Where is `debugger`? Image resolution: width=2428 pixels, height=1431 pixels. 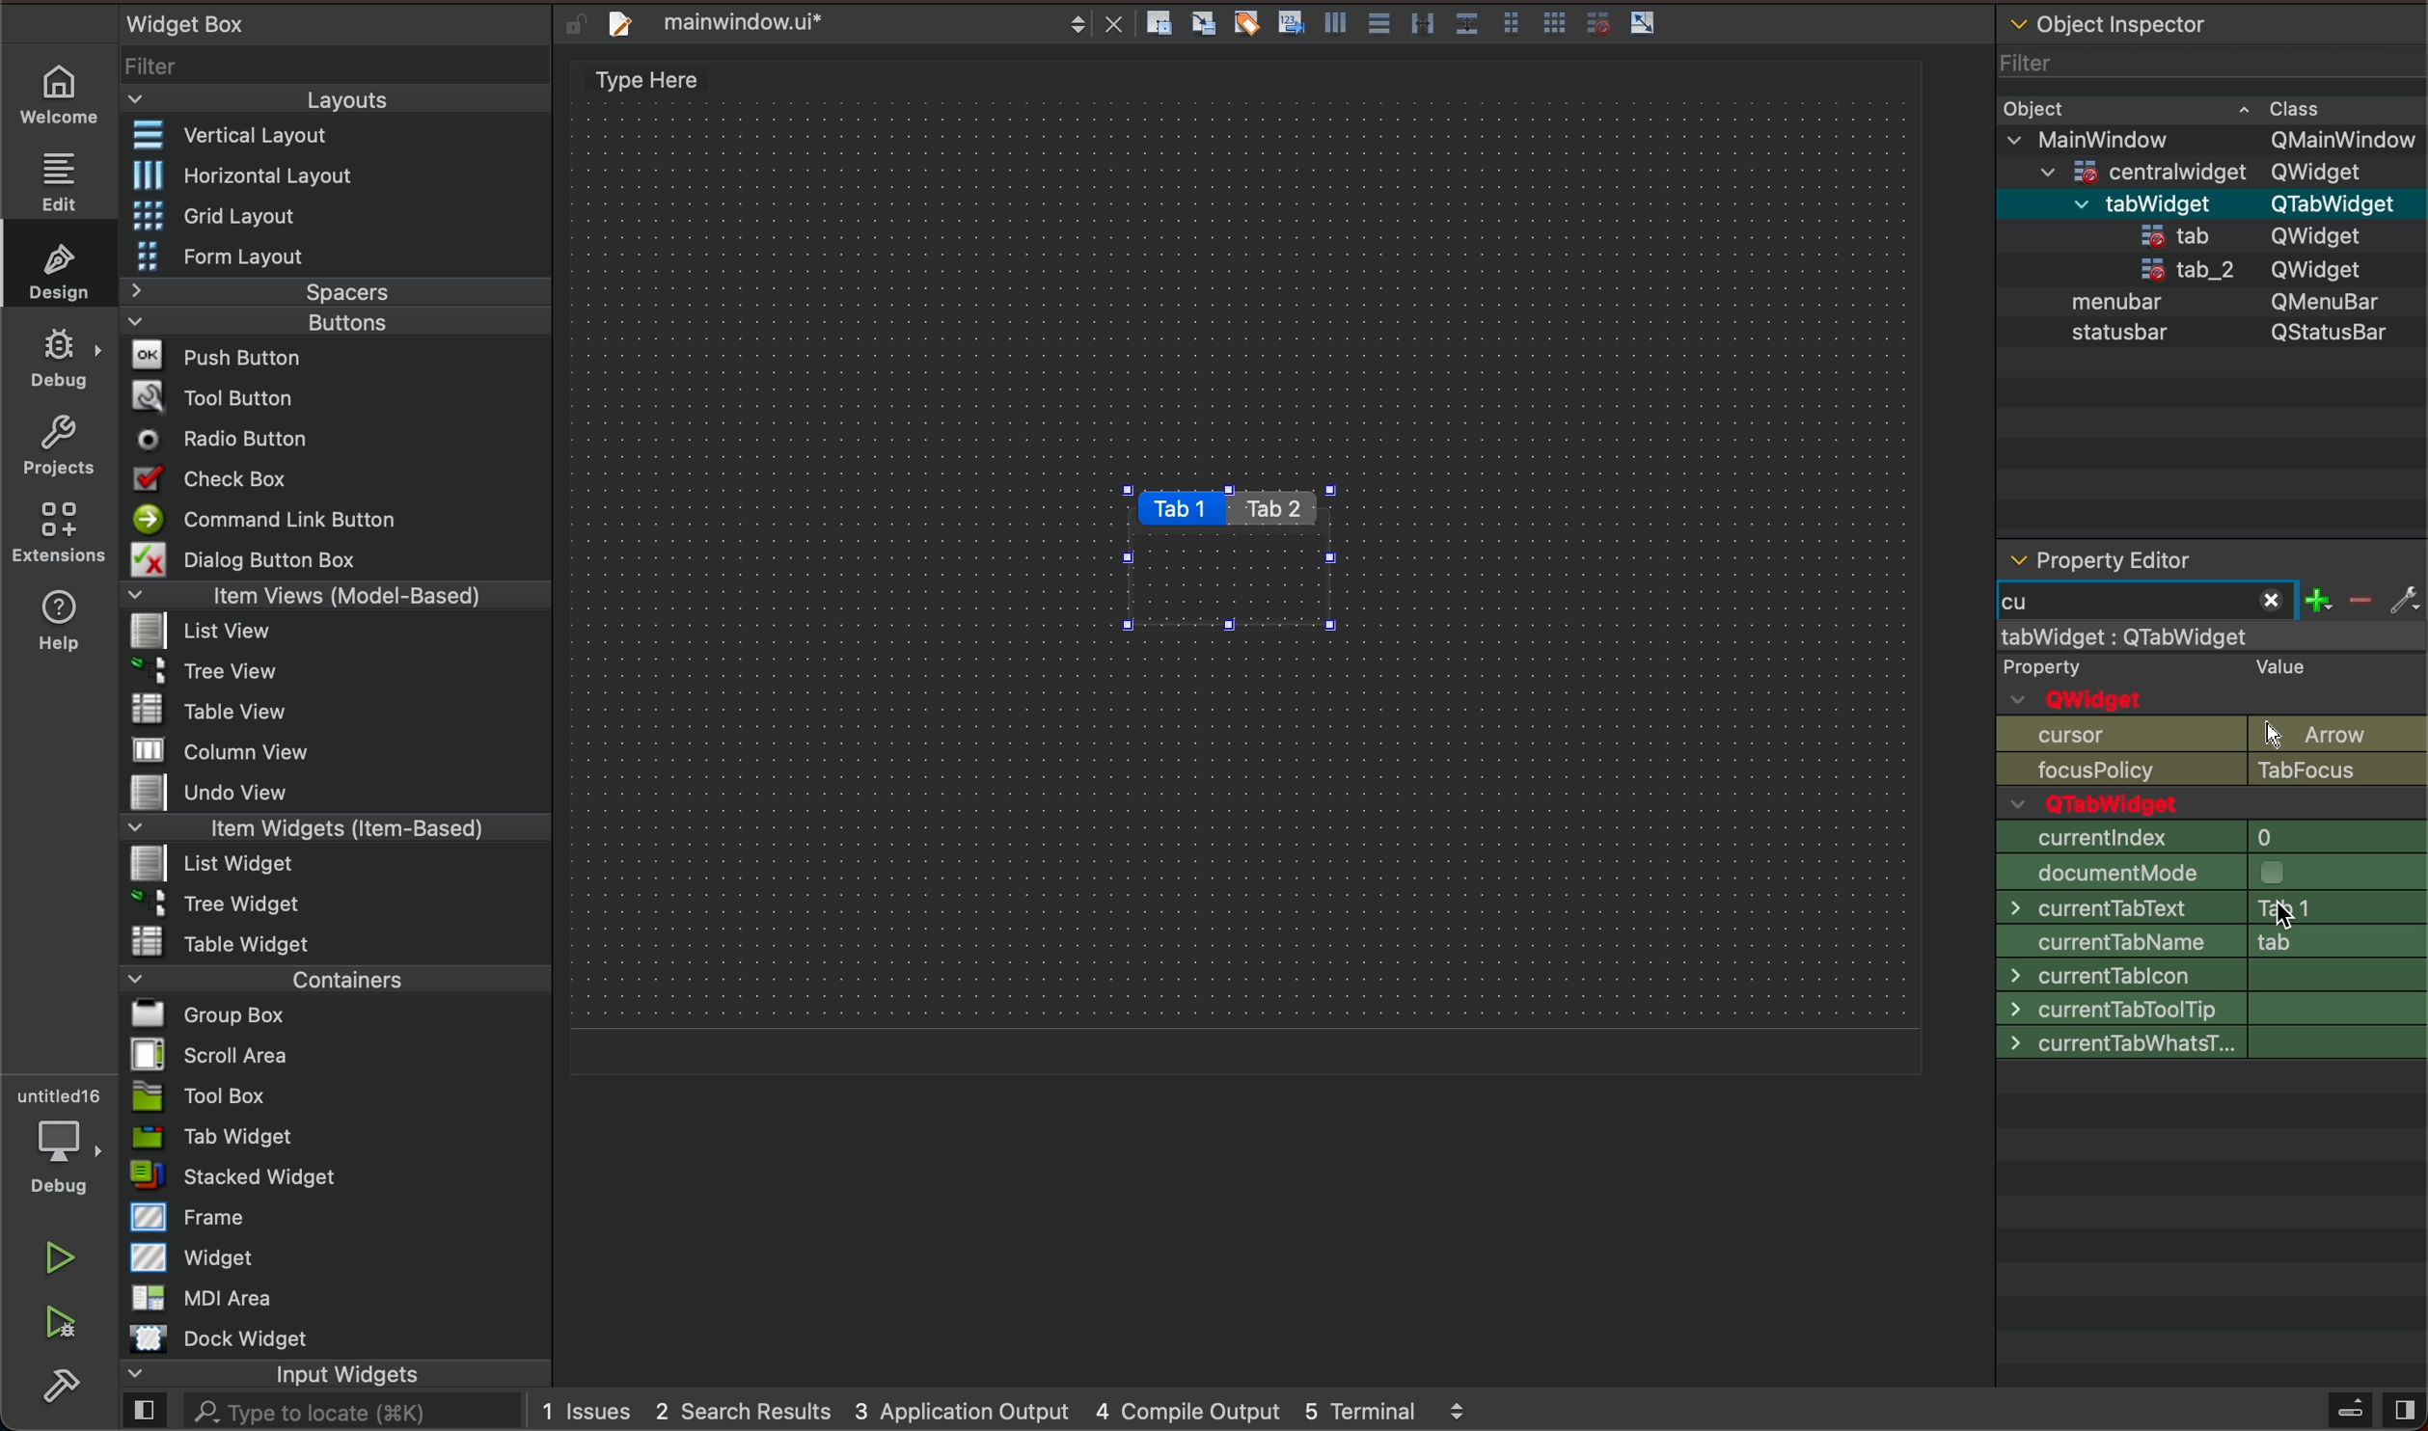
debugger is located at coordinates (54, 1135).